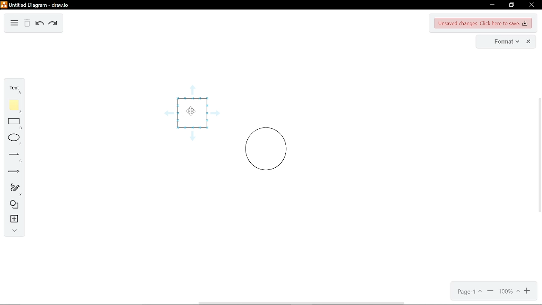 Image resolution: width=542 pixels, height=305 pixels. What do you see at coordinates (14, 124) in the screenshot?
I see `rectangle` at bounding box center [14, 124].